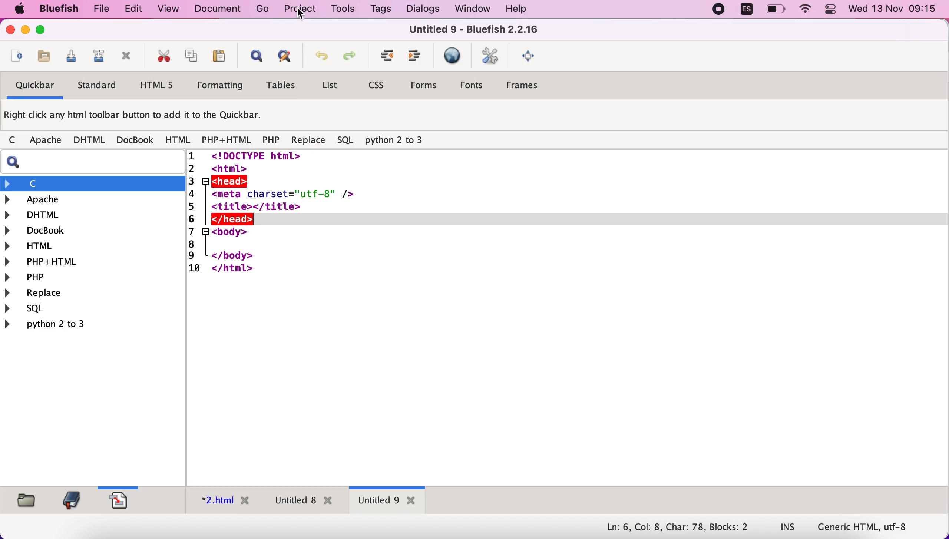 Image resolution: width=949 pixels, height=539 pixels. Describe the element at coordinates (18, 10) in the screenshot. I see `mac logo` at that location.